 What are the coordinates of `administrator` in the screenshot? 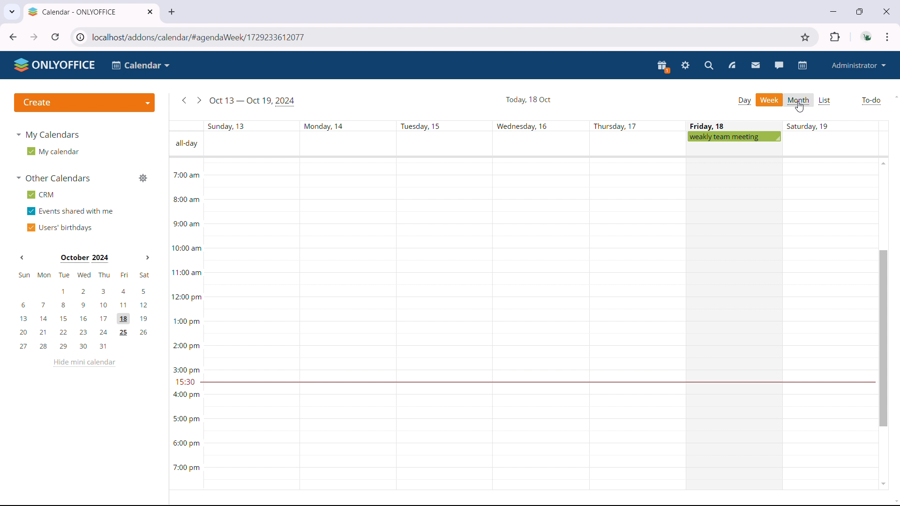 It's located at (859, 65).